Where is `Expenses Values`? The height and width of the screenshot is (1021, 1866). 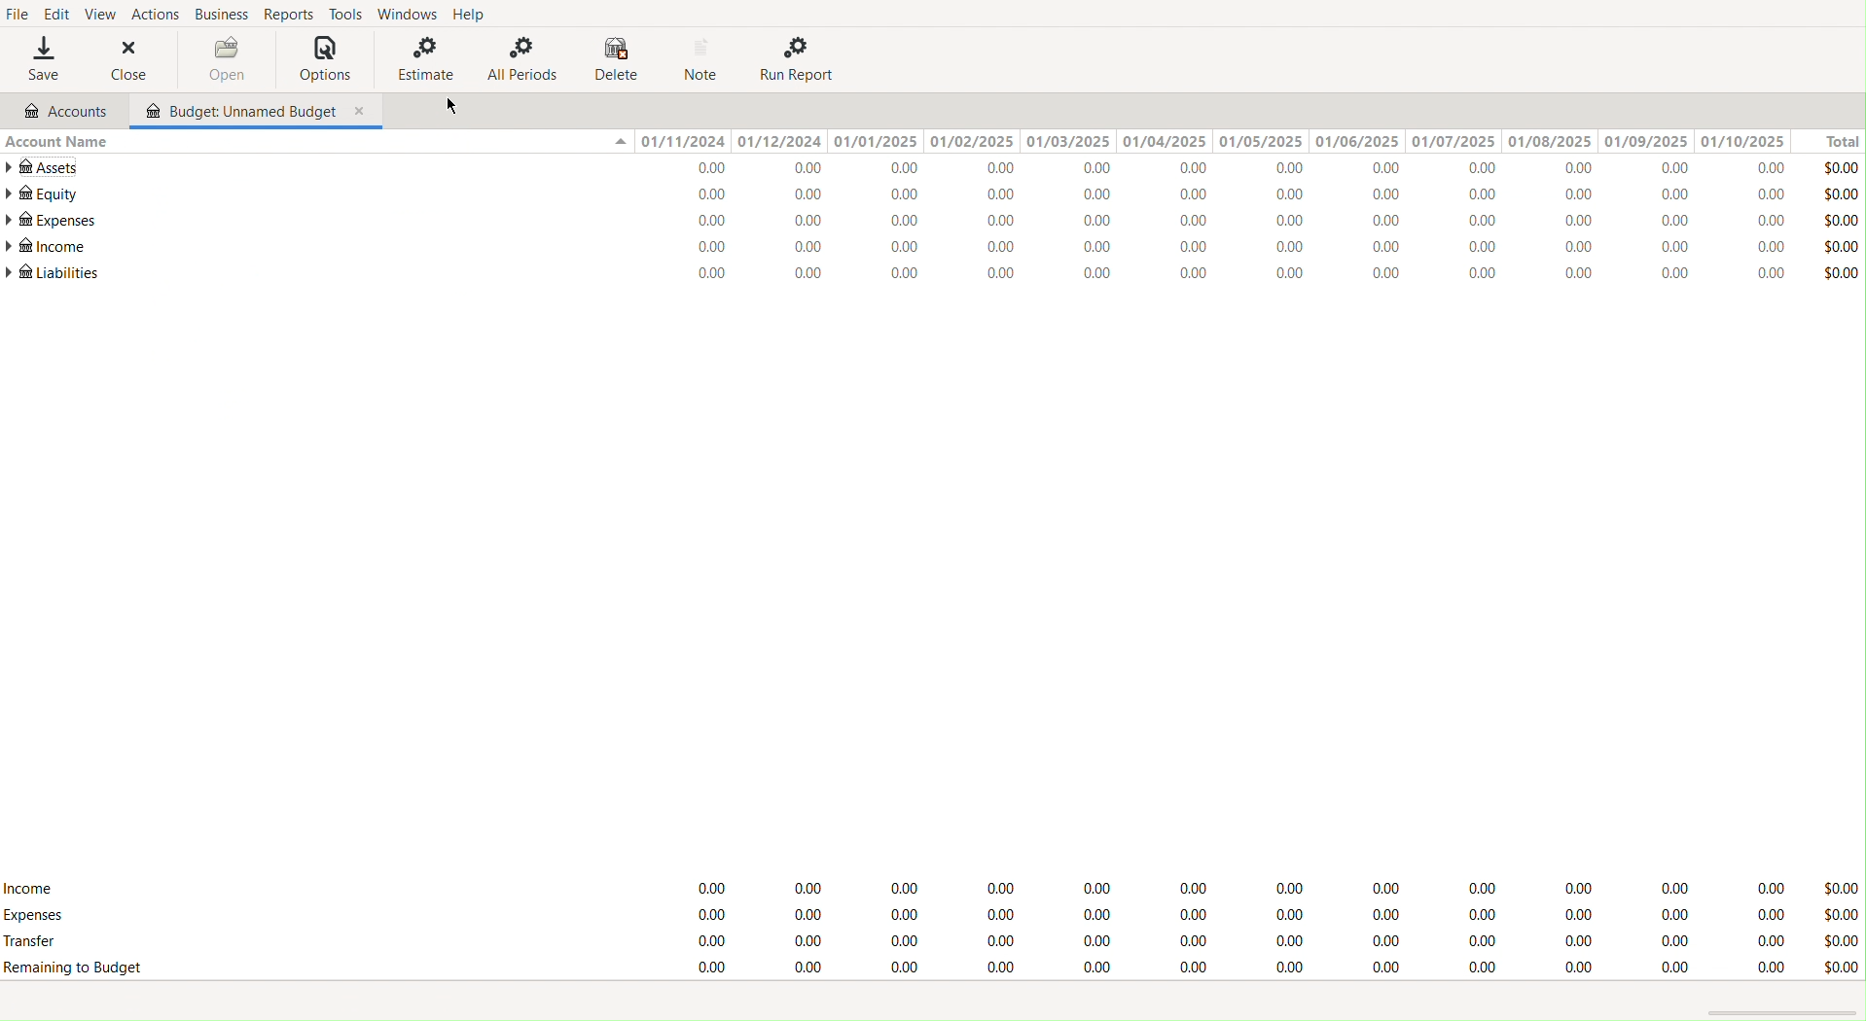
Expenses Values is located at coordinates (1222, 224).